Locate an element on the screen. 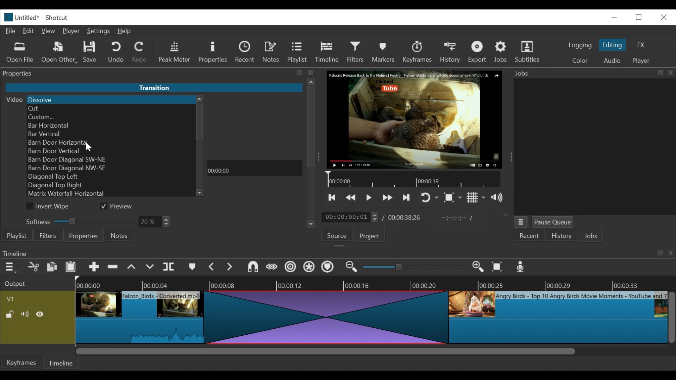 Image resolution: width=676 pixels, height=380 pixels. markers is located at coordinates (192, 268).